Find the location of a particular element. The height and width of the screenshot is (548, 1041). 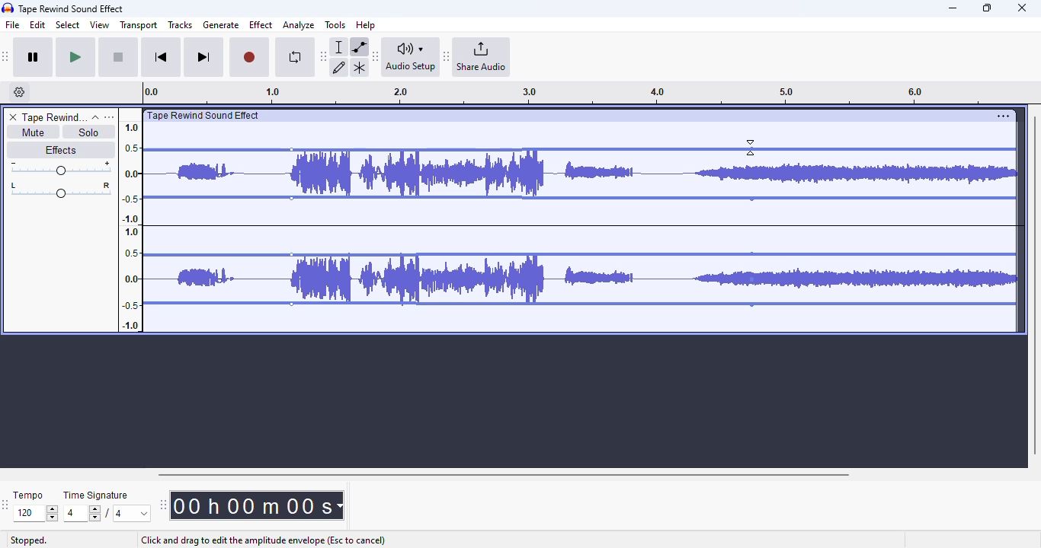

Scale to measure sound intensity is located at coordinates (131, 225).